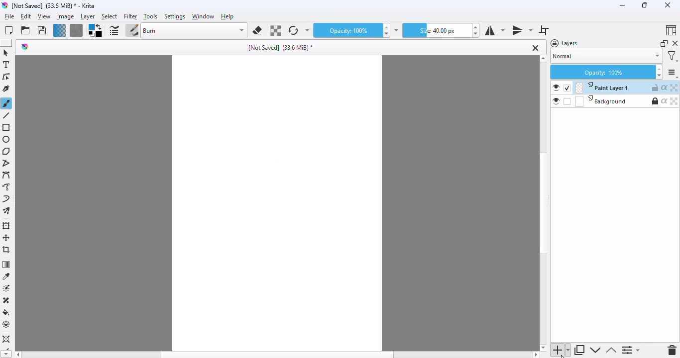 The image size is (680, 358). What do you see at coordinates (228, 16) in the screenshot?
I see `help` at bounding box center [228, 16].